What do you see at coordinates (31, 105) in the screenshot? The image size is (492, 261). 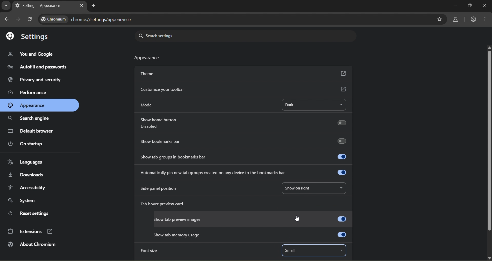 I see `appearance` at bounding box center [31, 105].